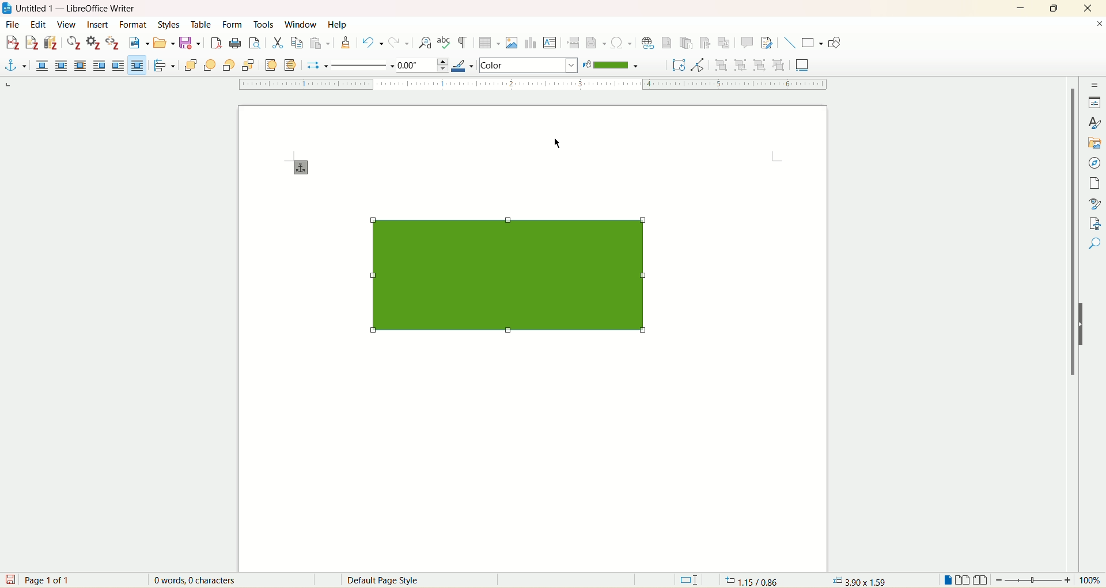 This screenshot has height=588, width=1106. Describe the element at coordinates (1088, 7) in the screenshot. I see `close` at that location.